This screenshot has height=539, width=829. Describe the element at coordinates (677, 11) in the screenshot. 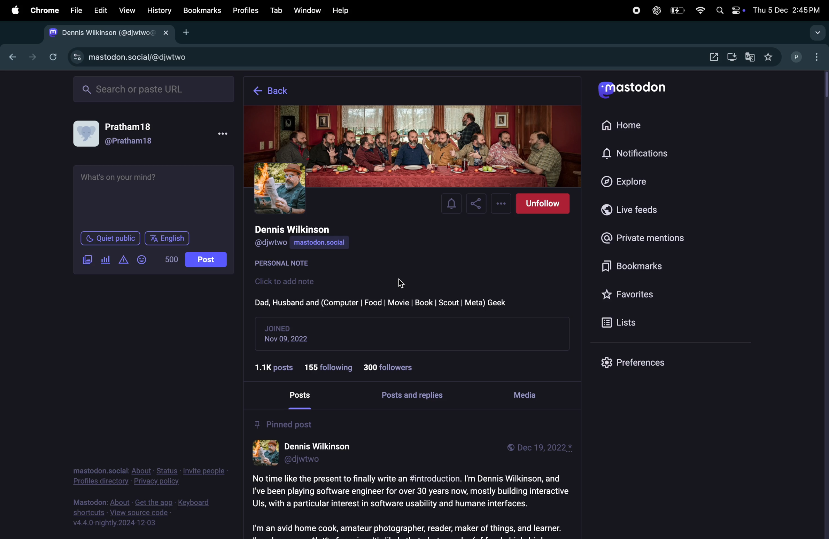

I see `battery` at that location.